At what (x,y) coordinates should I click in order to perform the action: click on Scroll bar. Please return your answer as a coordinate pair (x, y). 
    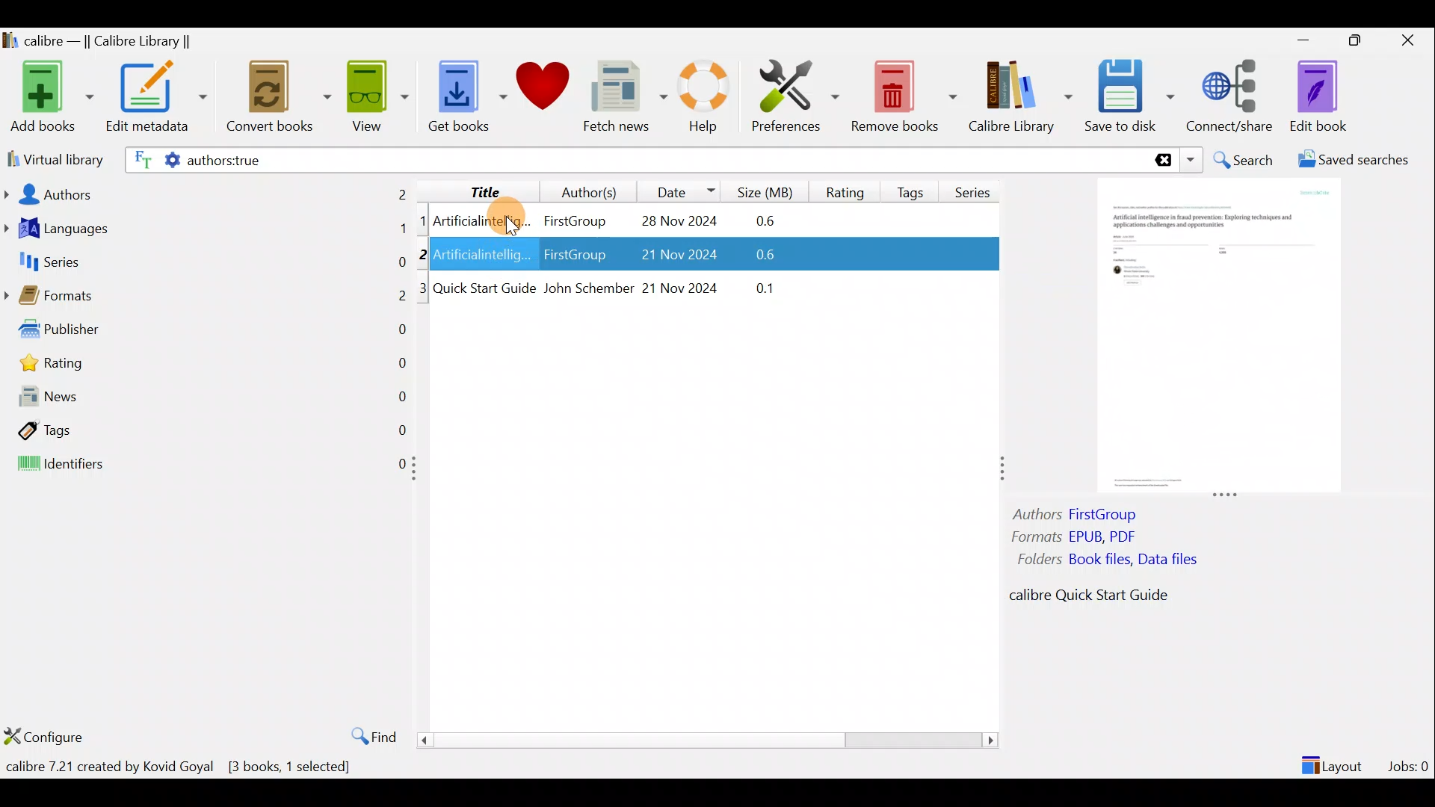
    Looking at the image, I should click on (702, 740).